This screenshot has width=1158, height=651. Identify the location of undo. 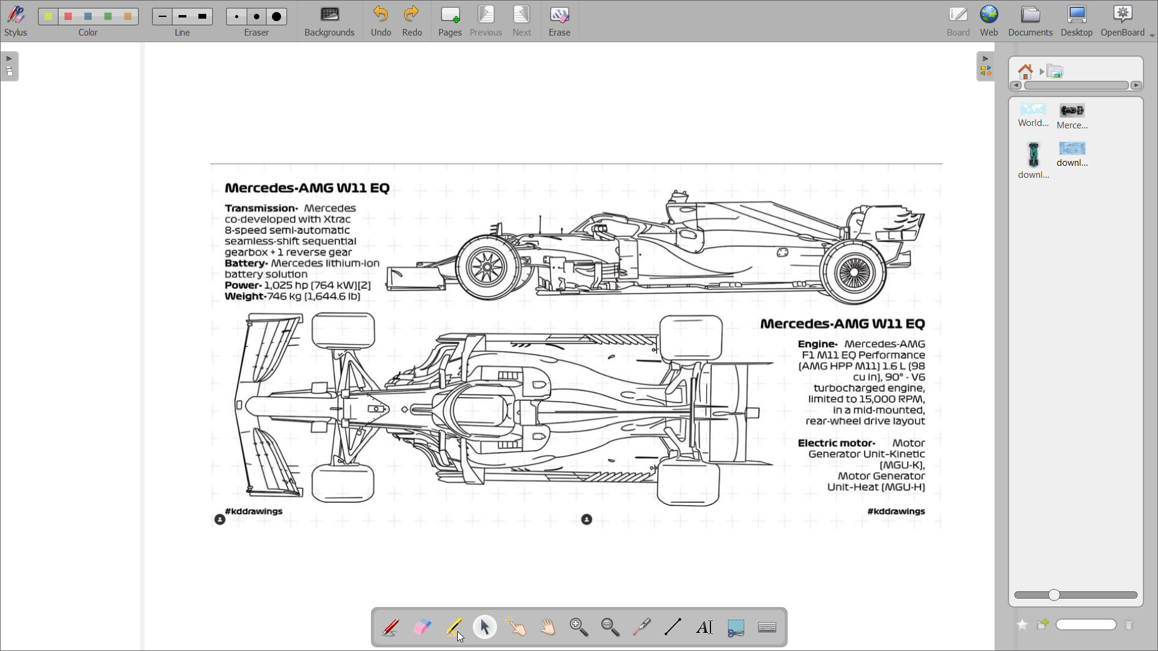
(380, 21).